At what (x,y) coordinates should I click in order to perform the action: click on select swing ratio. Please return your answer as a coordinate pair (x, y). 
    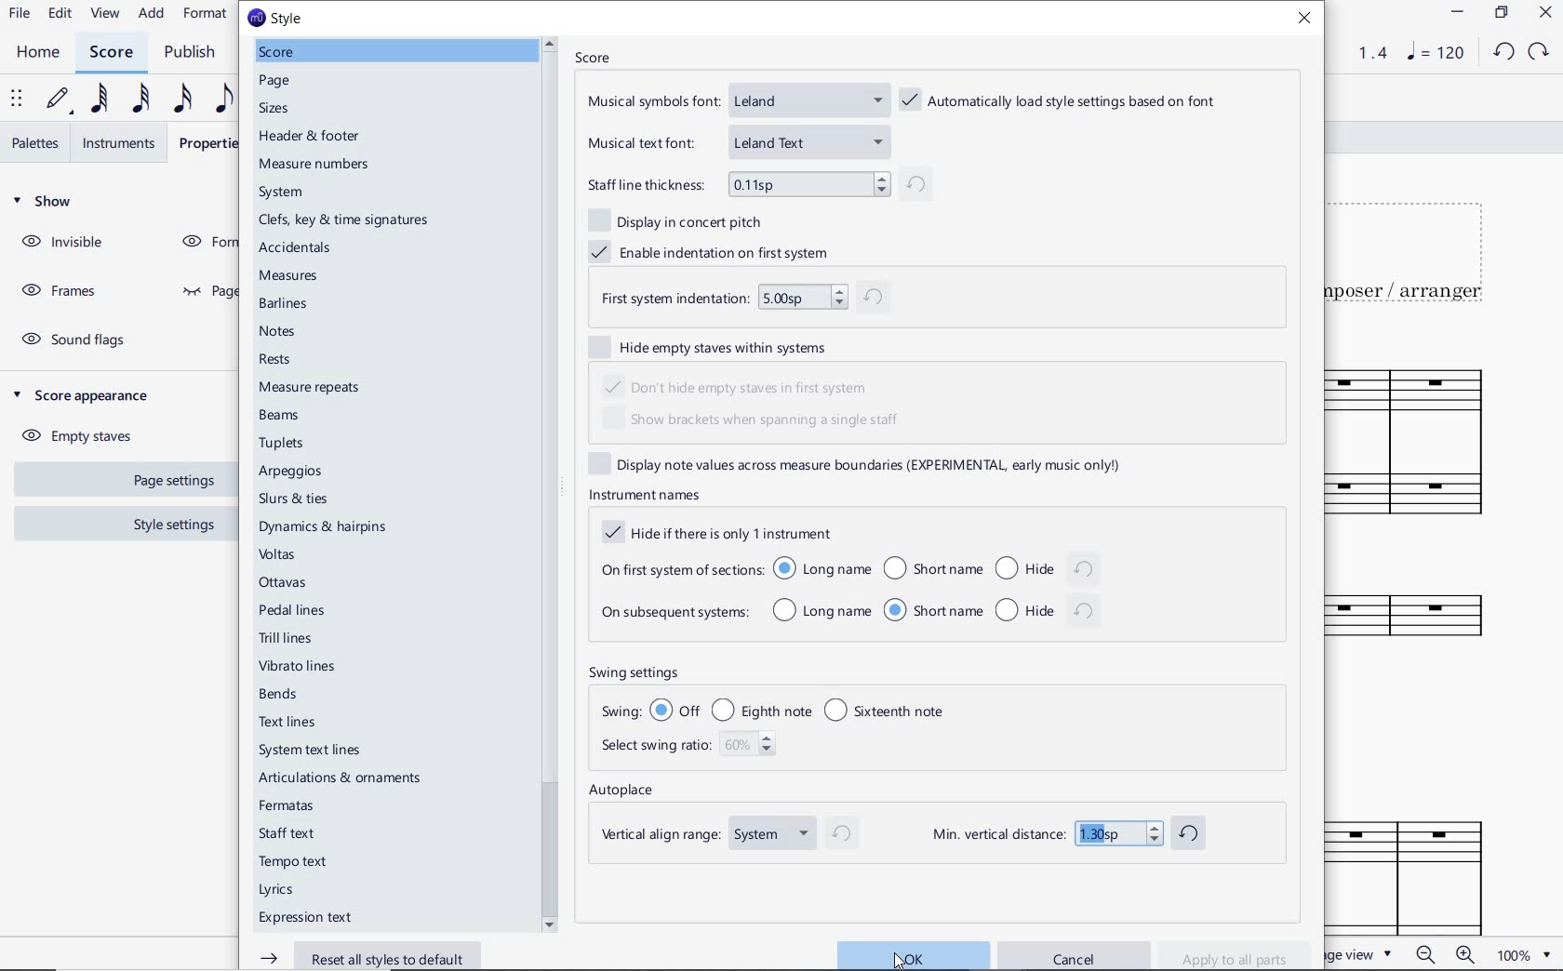
    Looking at the image, I should click on (692, 749).